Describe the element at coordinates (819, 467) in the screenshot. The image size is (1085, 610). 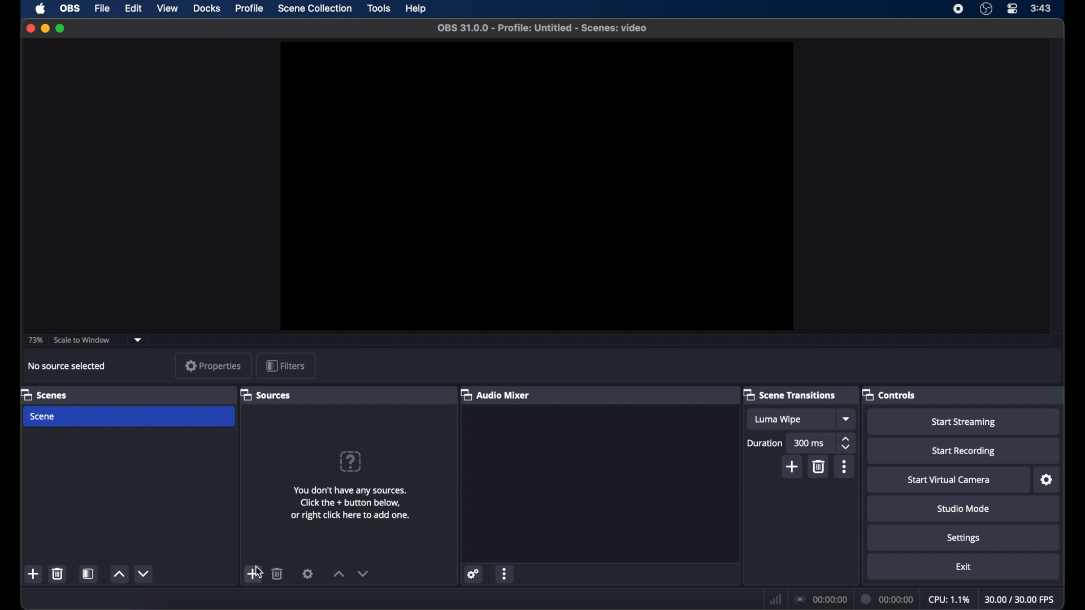
I see `delete` at that location.